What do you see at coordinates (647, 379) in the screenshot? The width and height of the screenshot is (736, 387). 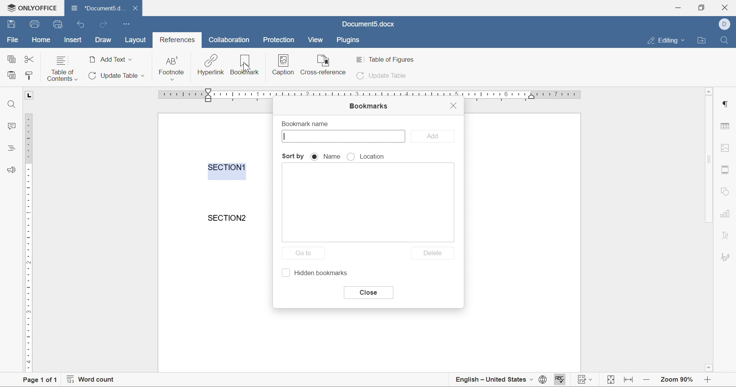 I see `zoom in` at bounding box center [647, 379].